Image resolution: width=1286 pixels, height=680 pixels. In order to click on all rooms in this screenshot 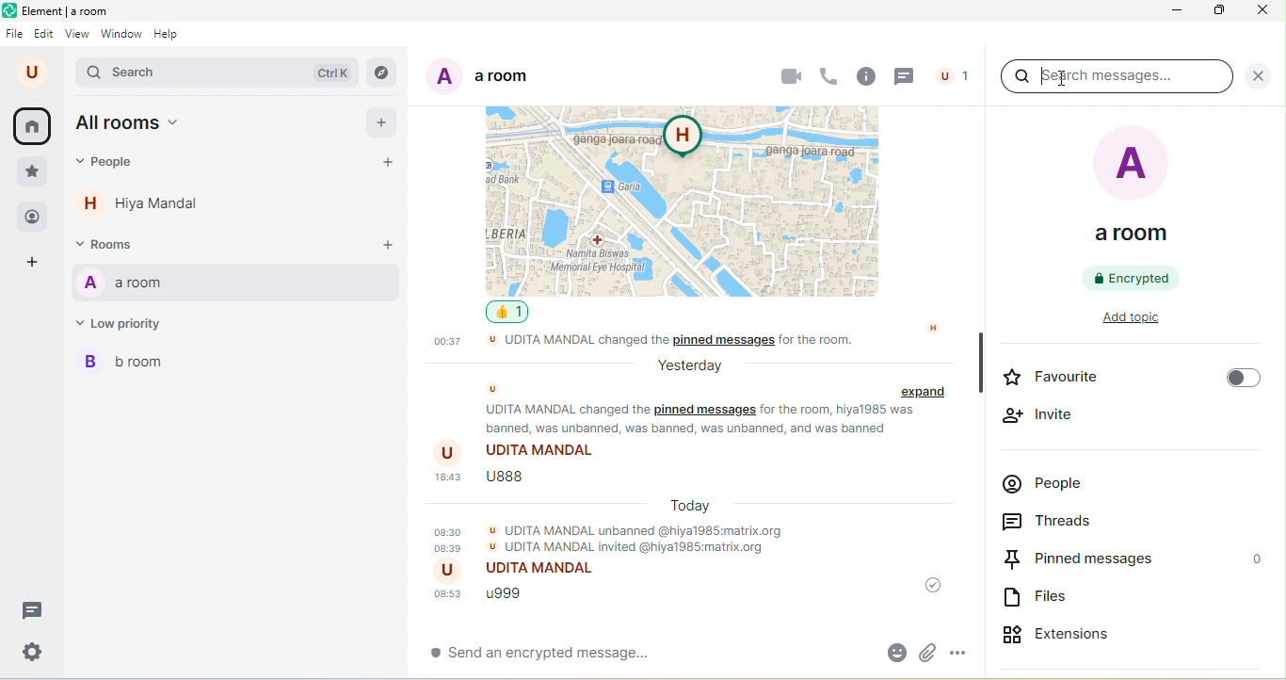, I will do `click(133, 125)`.